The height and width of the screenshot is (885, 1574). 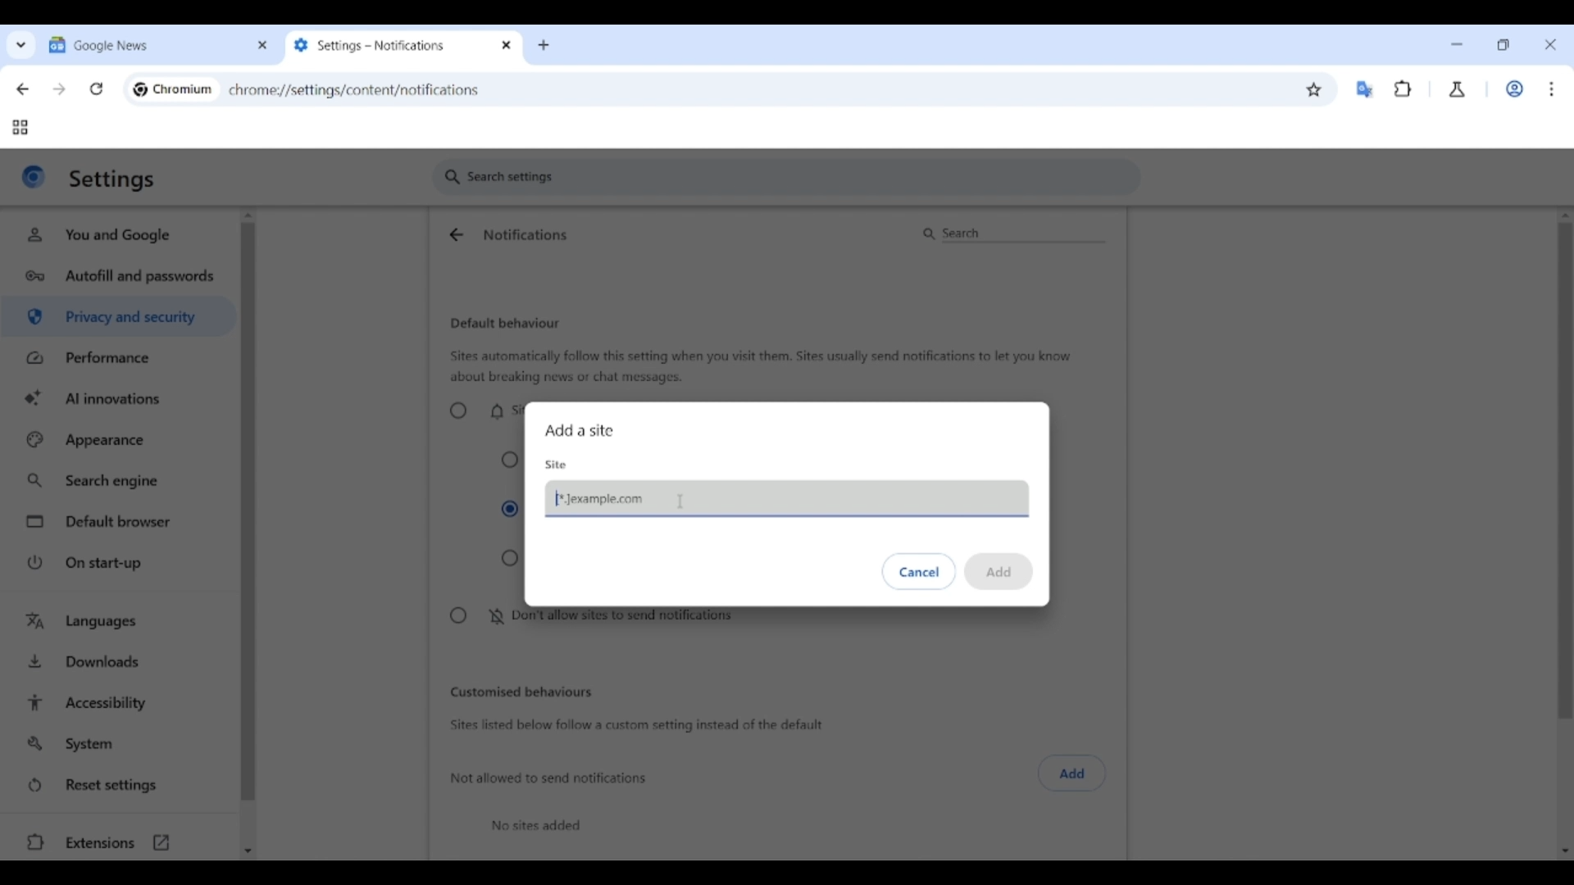 What do you see at coordinates (1072, 774) in the screenshot?
I see `Click to add sites not allowed to send notifications` at bounding box center [1072, 774].